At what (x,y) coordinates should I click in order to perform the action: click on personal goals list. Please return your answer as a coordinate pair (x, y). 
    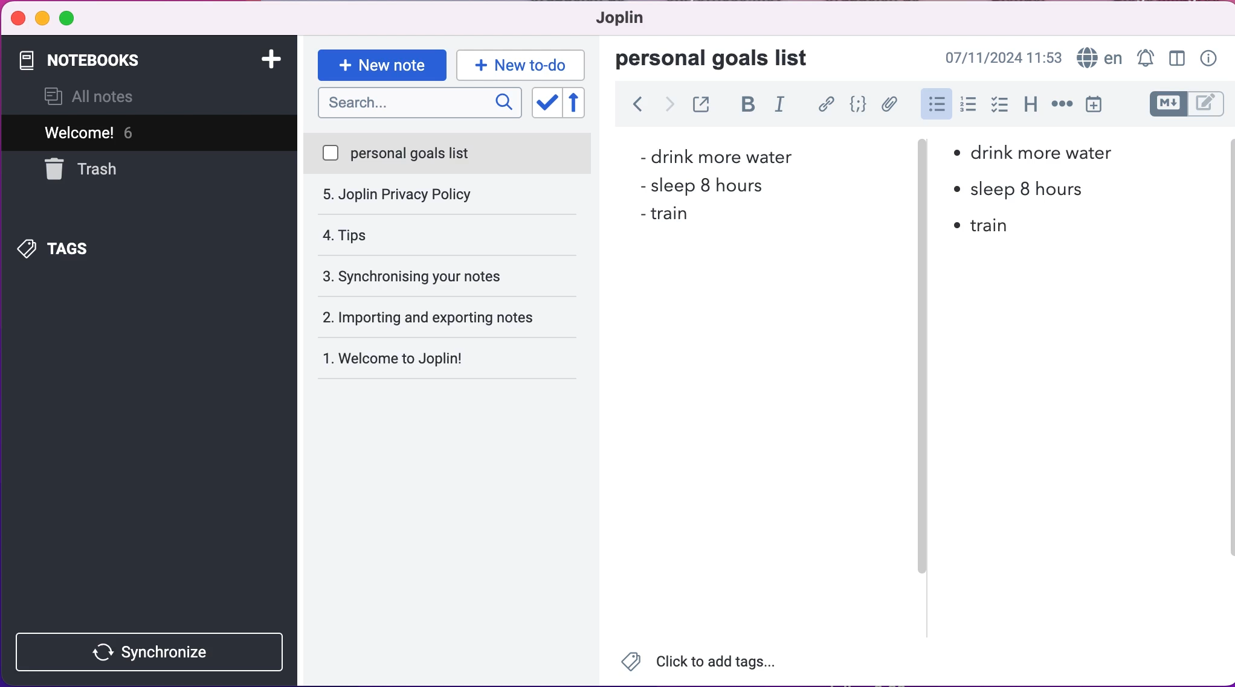
    Looking at the image, I should click on (448, 154).